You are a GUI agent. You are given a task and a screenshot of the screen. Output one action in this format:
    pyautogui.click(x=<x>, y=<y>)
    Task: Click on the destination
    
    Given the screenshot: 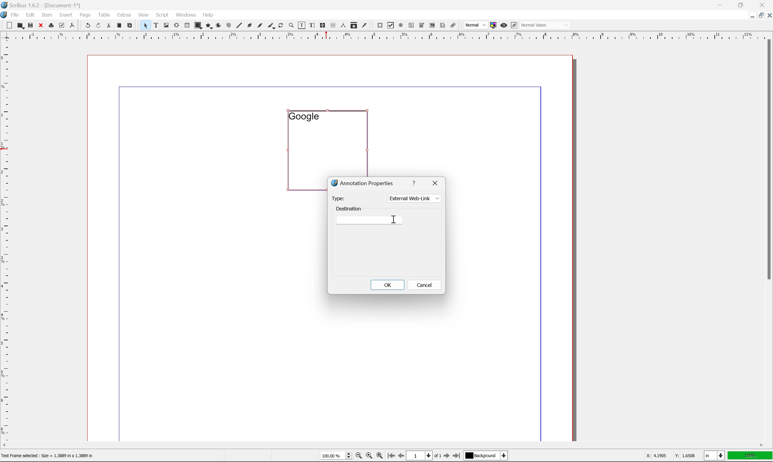 What is the action you would take?
    pyautogui.click(x=349, y=208)
    